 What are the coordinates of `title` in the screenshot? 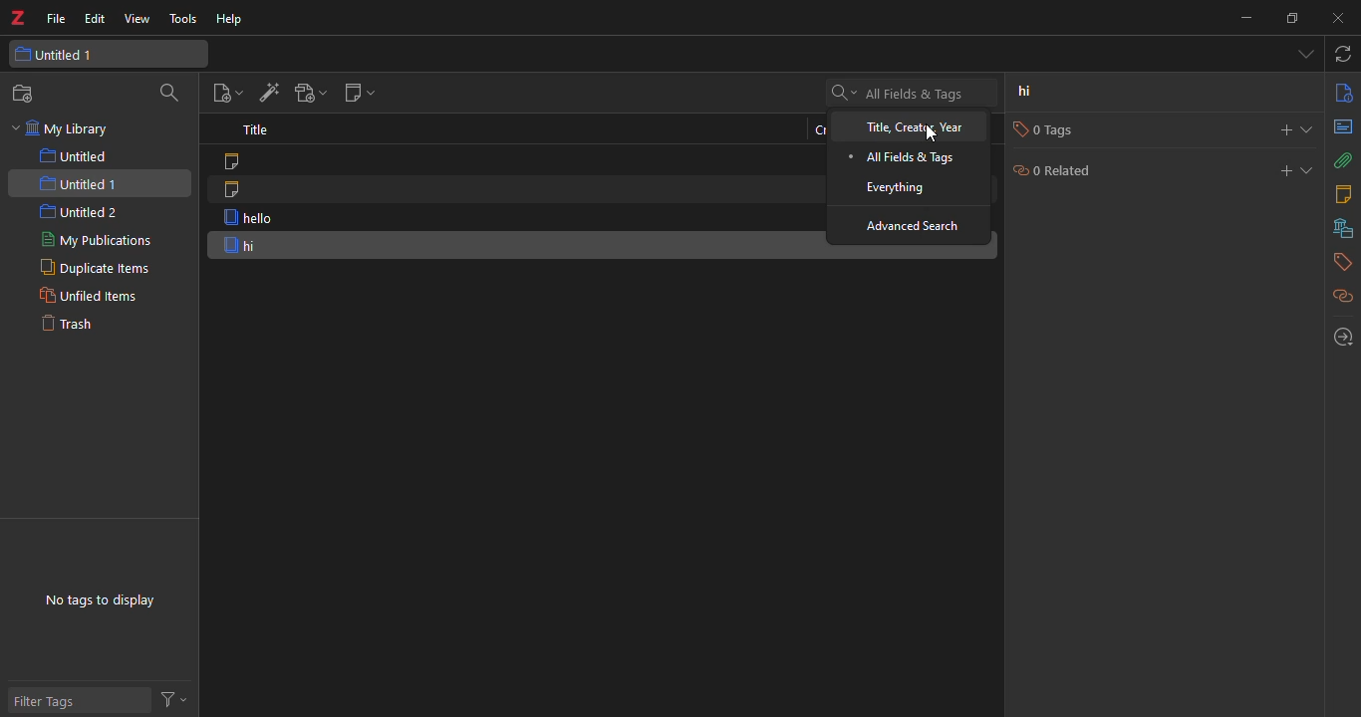 It's located at (256, 130).